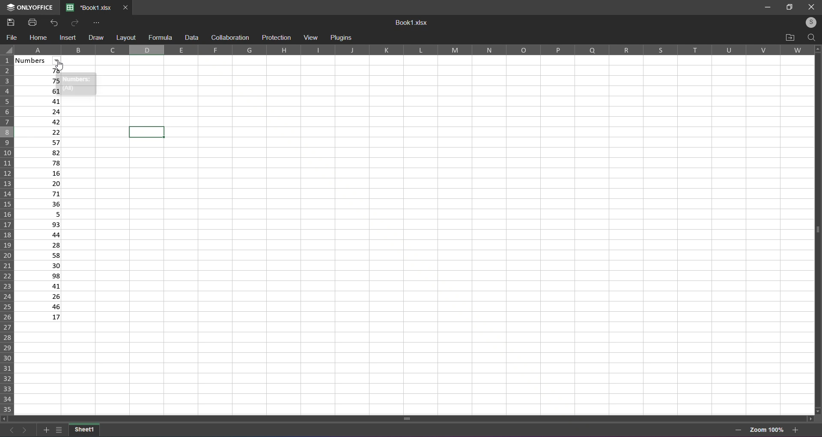  I want to click on ONLYOFFICE, so click(28, 8).